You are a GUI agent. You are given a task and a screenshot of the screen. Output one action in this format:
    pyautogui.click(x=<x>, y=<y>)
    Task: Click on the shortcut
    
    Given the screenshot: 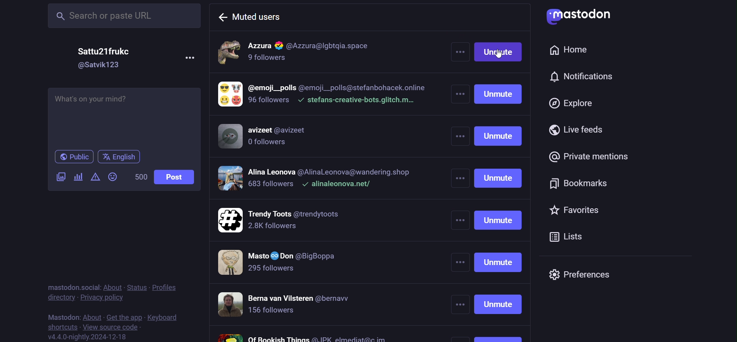 What is the action you would take?
    pyautogui.click(x=62, y=327)
    